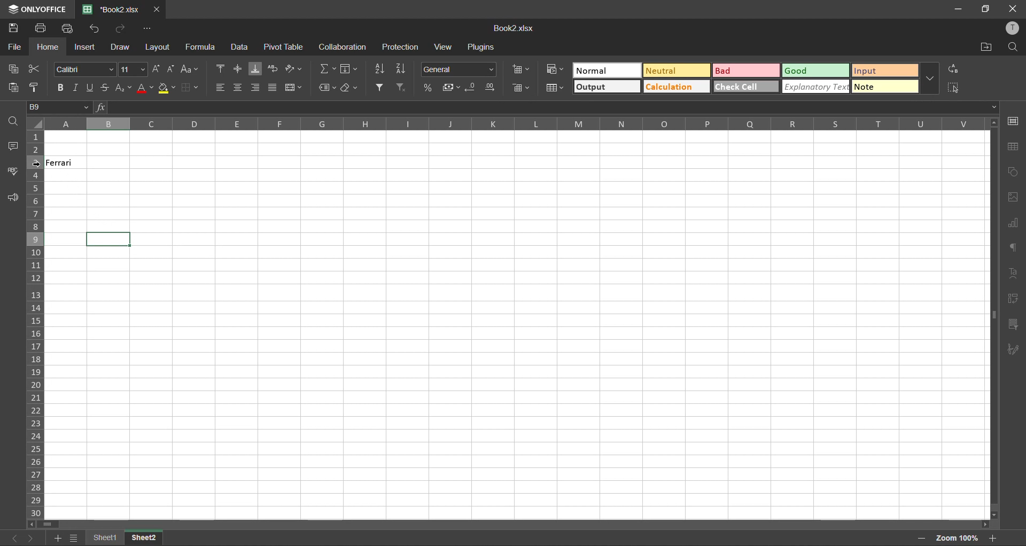 The width and height of the screenshot is (1026, 546). Describe the element at coordinates (35, 323) in the screenshot. I see `row numbers` at that location.